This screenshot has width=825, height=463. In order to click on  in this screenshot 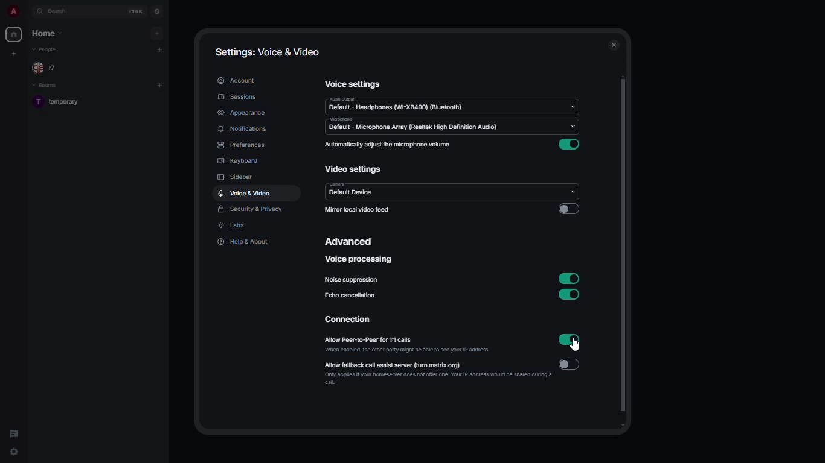, I will do `click(244, 130)`.